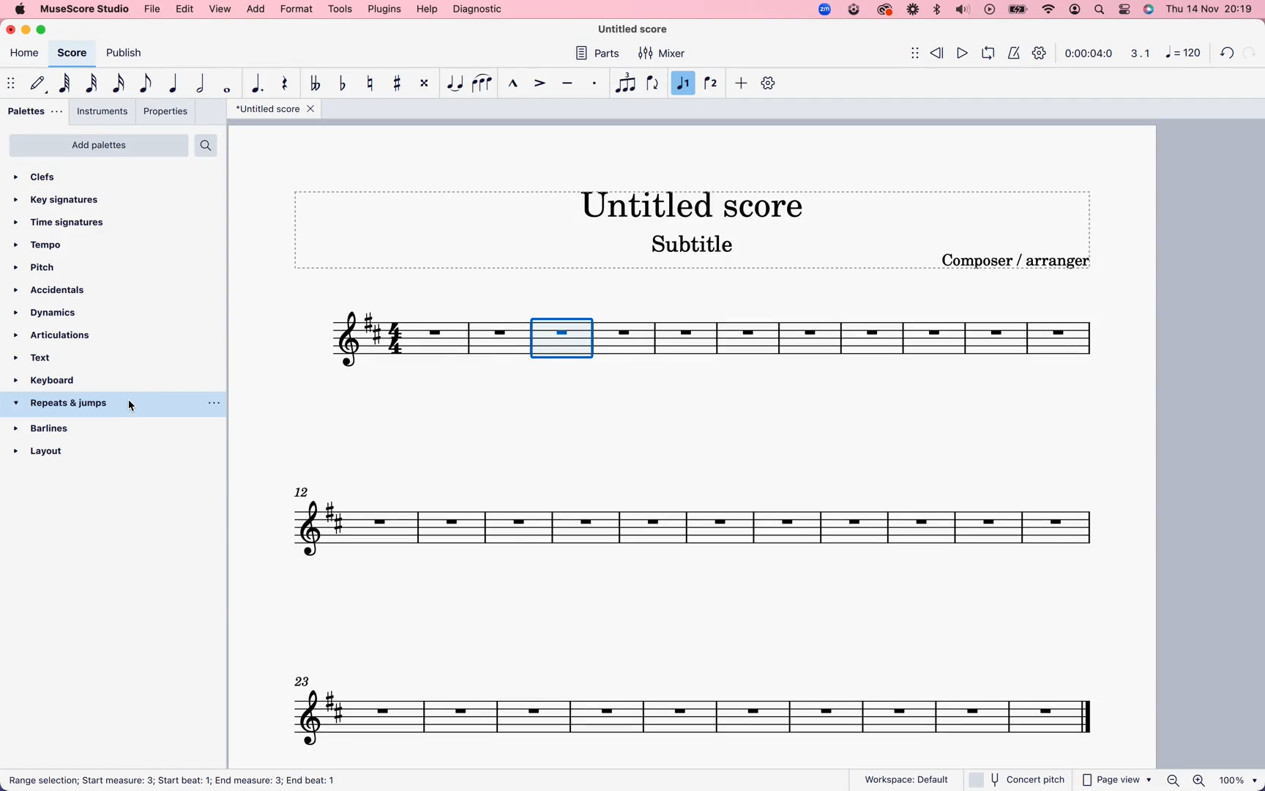 The image size is (1265, 791). I want to click on loom, so click(911, 10).